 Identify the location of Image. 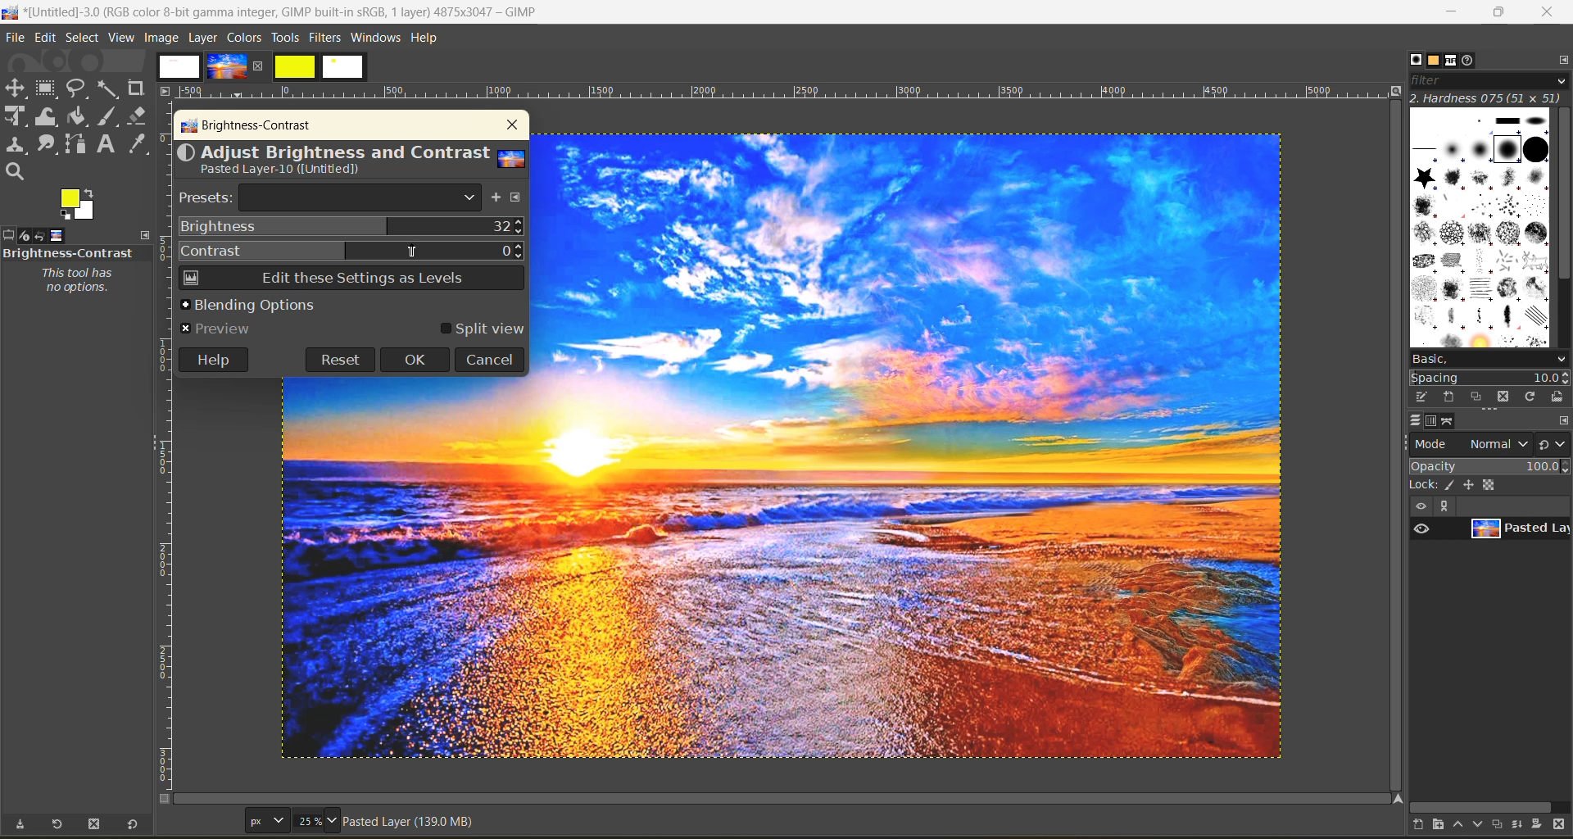
(410, 568).